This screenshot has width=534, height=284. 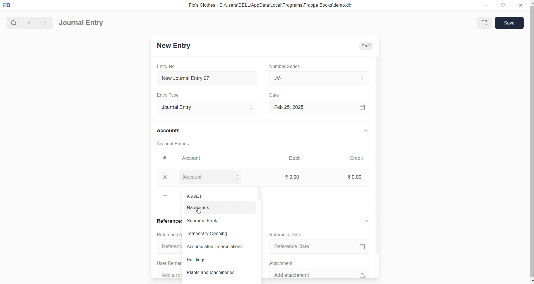 I want to click on Accounts, so click(x=172, y=131).